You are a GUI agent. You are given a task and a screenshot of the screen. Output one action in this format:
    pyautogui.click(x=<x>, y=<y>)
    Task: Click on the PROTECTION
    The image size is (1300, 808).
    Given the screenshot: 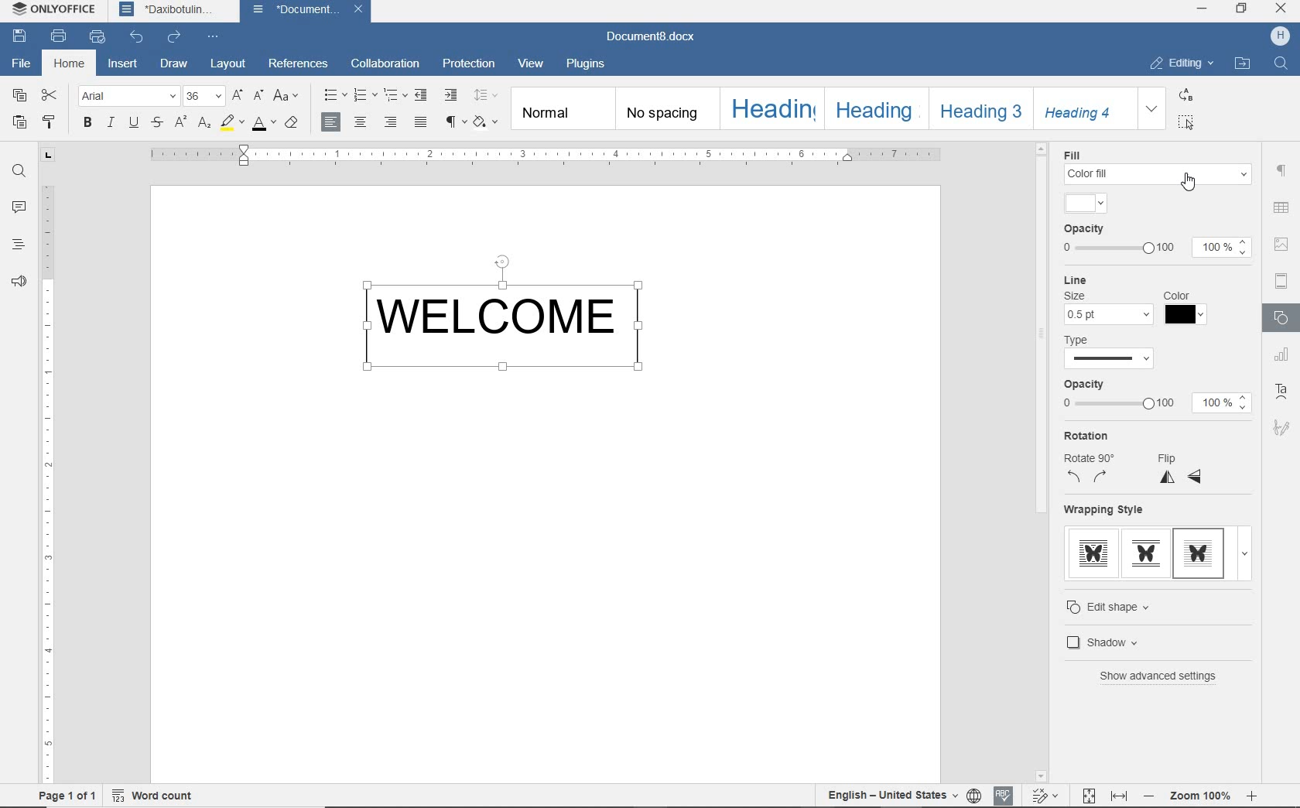 What is the action you would take?
    pyautogui.click(x=469, y=64)
    